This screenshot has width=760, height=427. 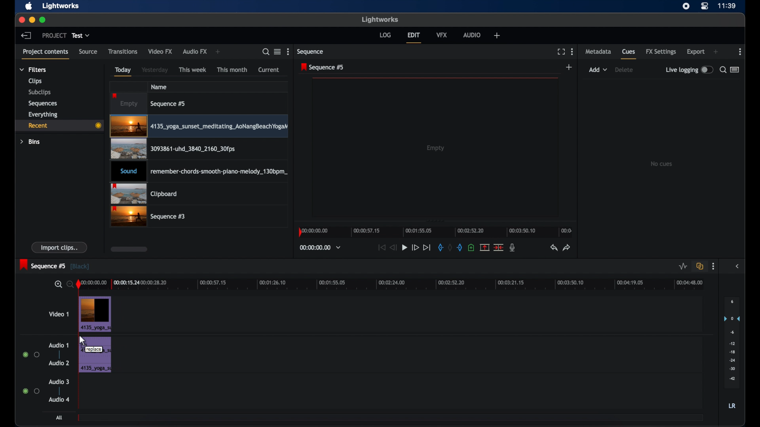 I want to click on fast forward, so click(x=415, y=248).